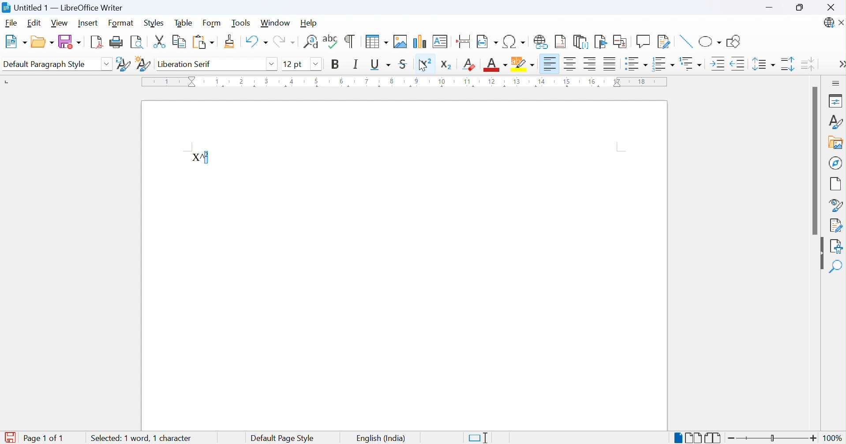 Image resolution: width=846 pixels, height=444 pixels. What do you see at coordinates (524, 65) in the screenshot?
I see `Character highlighting color` at bounding box center [524, 65].